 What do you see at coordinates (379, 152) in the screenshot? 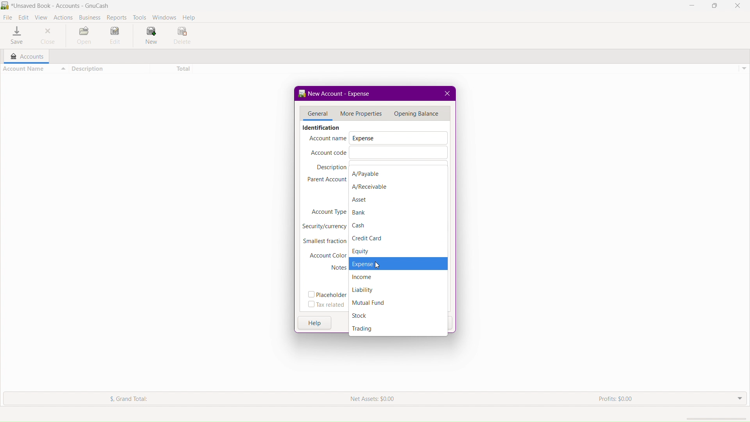
I see `Account Code` at bounding box center [379, 152].